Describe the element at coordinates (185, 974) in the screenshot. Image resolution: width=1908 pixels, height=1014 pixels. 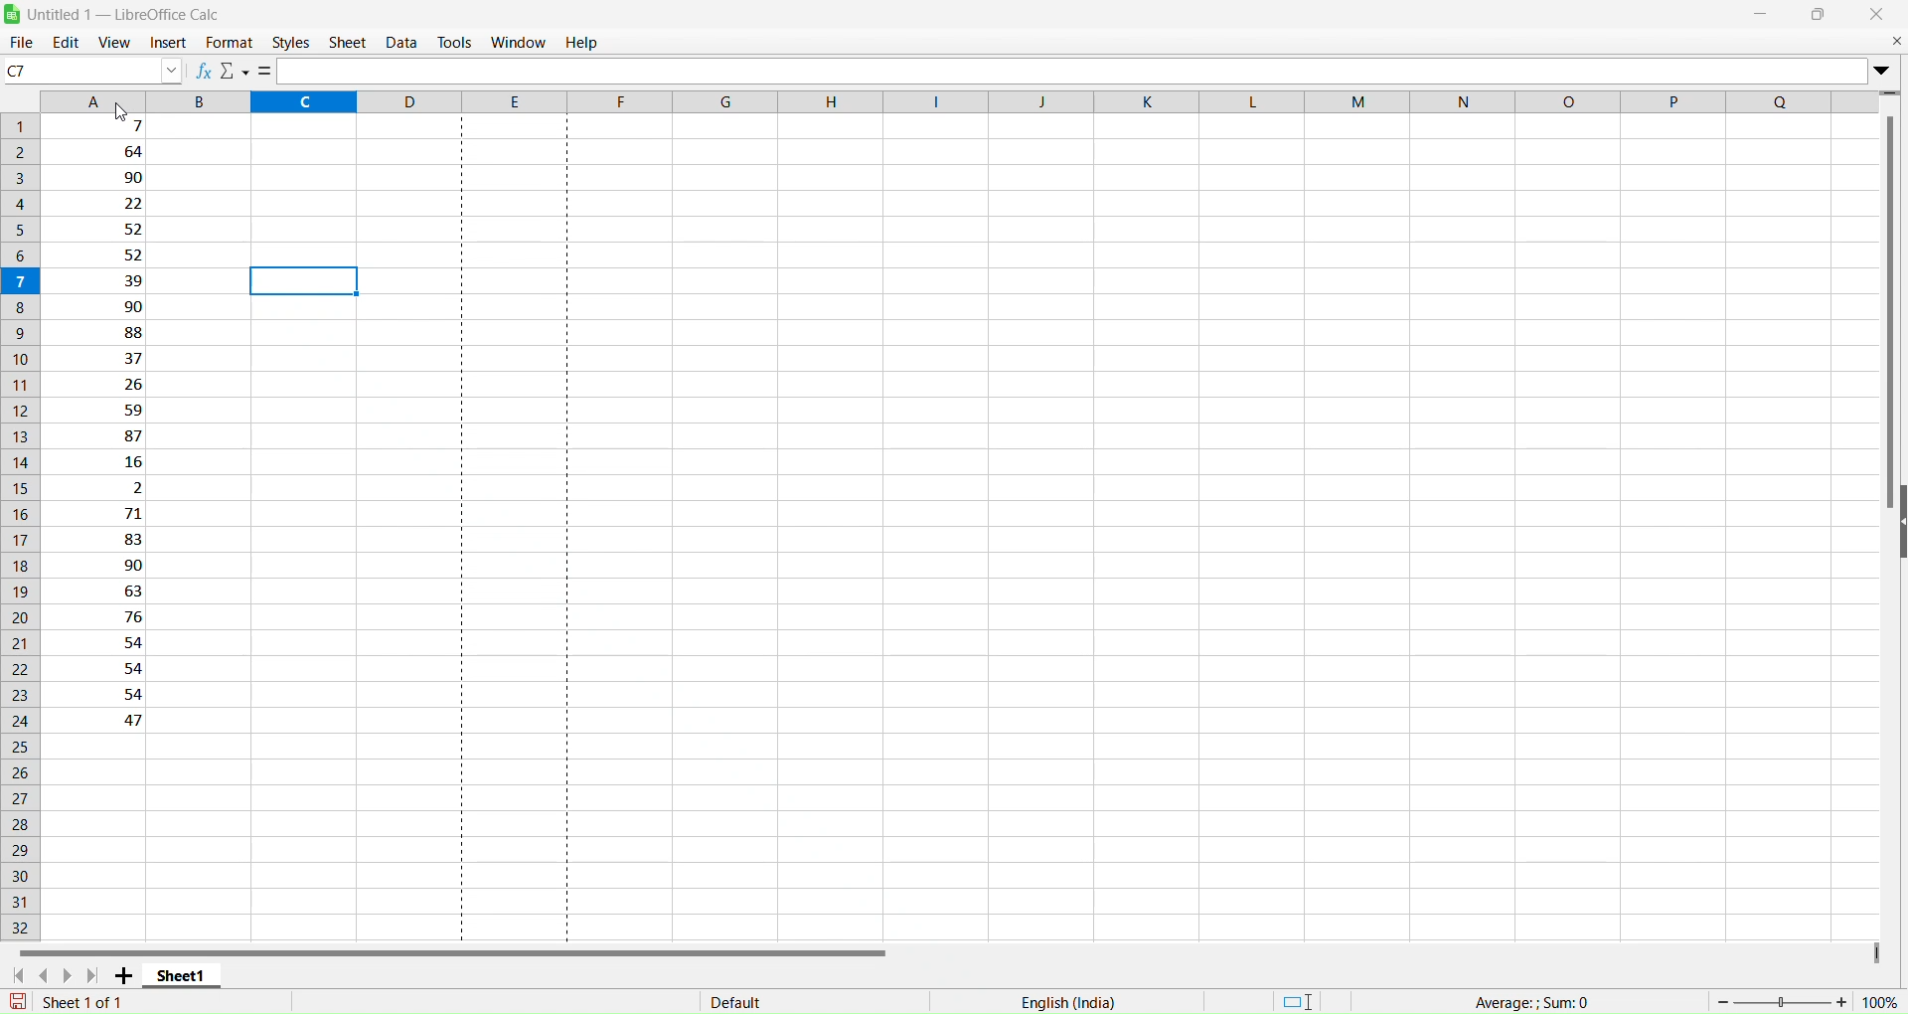
I see `Sheet 1` at that location.